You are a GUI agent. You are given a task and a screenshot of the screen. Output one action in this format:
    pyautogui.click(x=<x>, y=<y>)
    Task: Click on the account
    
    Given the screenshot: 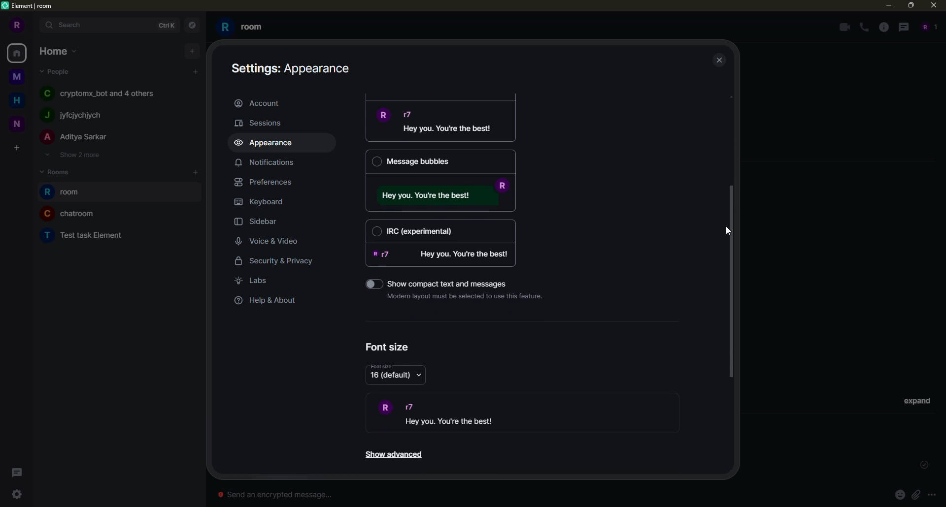 What is the action you would take?
    pyautogui.click(x=260, y=102)
    